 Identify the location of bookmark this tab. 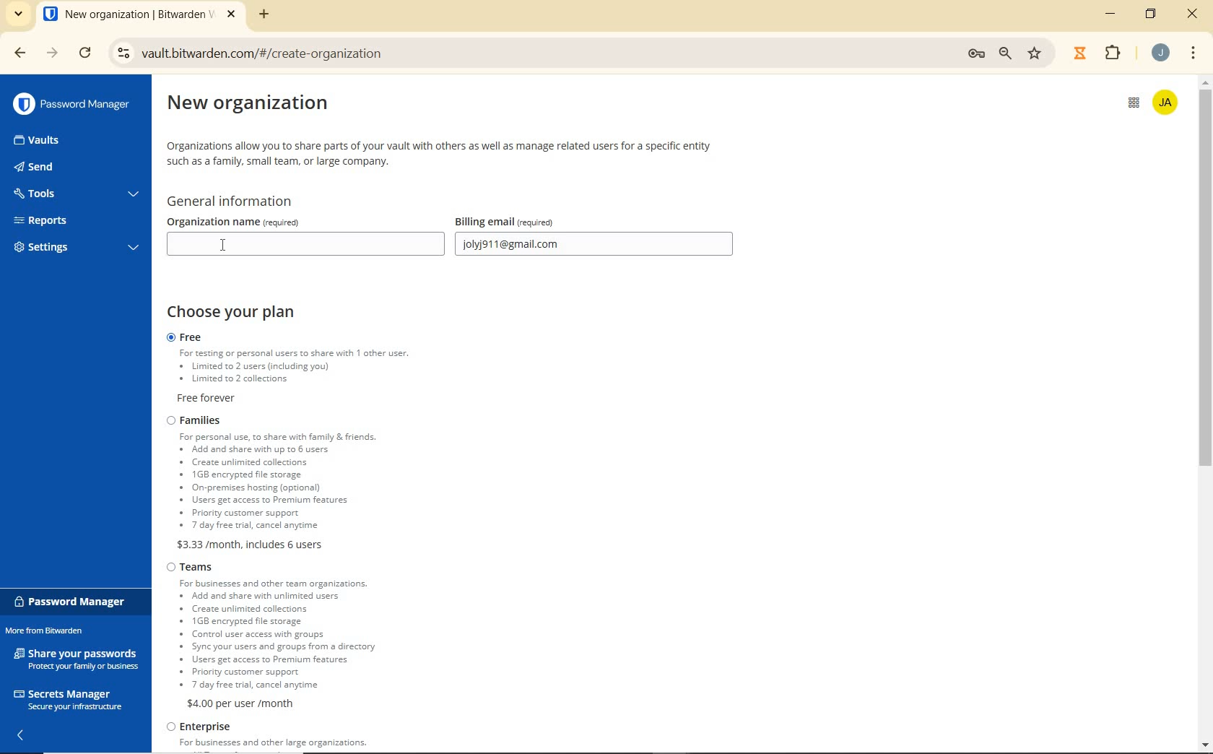
(1036, 52).